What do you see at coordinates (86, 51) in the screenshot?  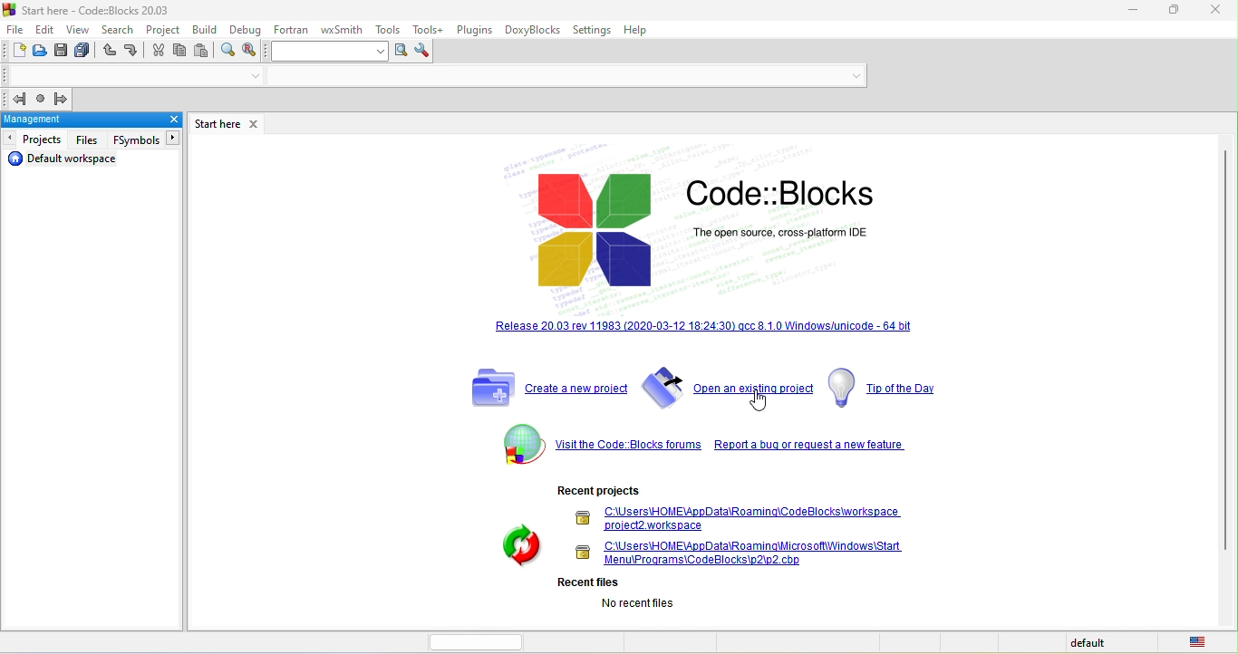 I see `save everything` at bounding box center [86, 51].